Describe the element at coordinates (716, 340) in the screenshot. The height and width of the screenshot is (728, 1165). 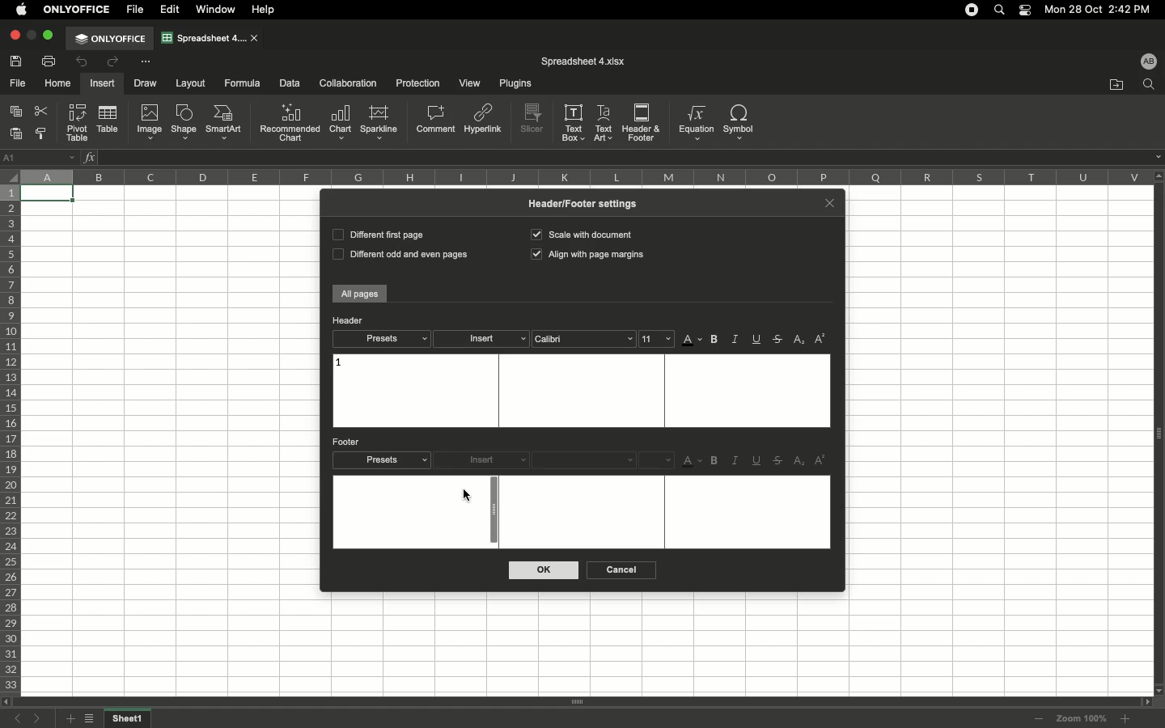
I see `Bold` at that location.